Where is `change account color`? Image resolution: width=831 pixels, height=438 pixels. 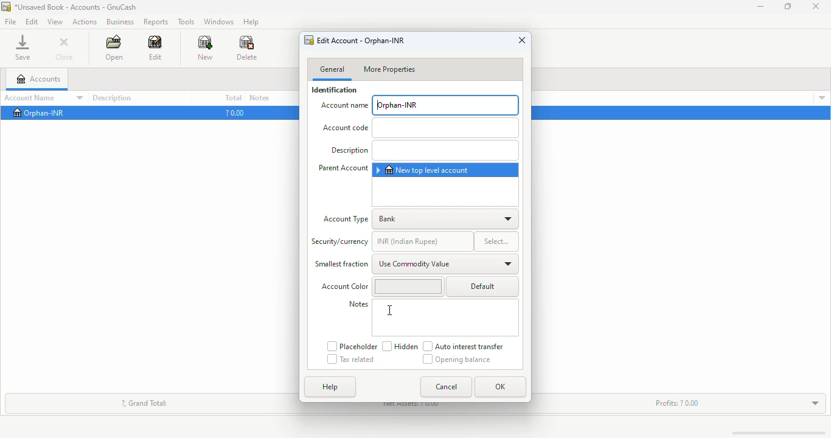 change account color is located at coordinates (406, 287).